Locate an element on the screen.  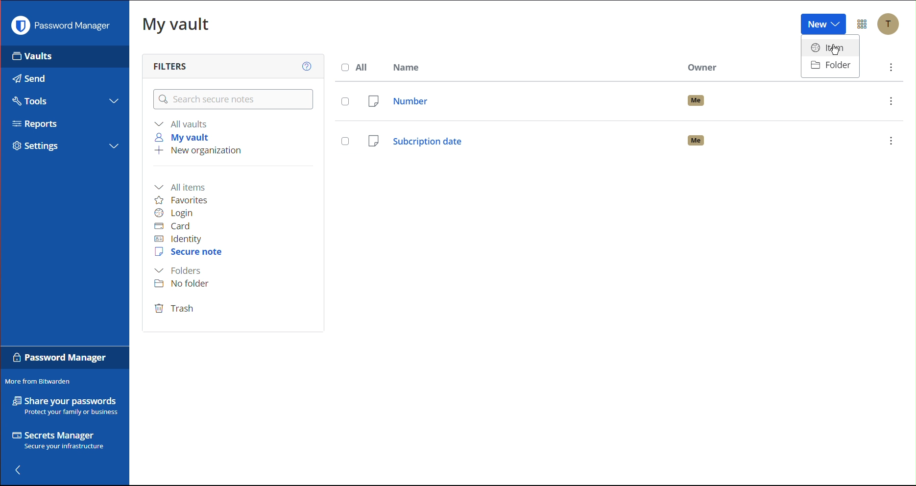
All is located at coordinates (355, 67).